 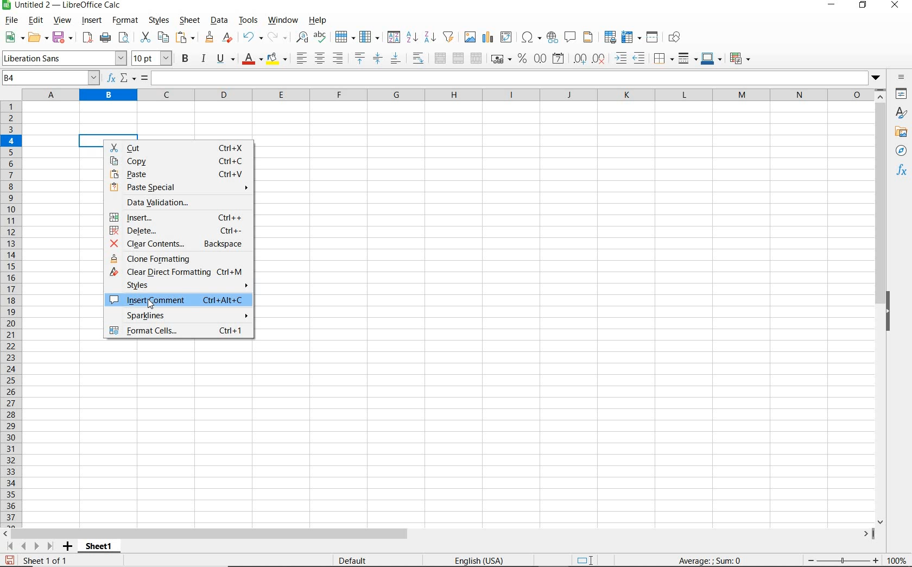 What do you see at coordinates (301, 37) in the screenshot?
I see `find and replace` at bounding box center [301, 37].